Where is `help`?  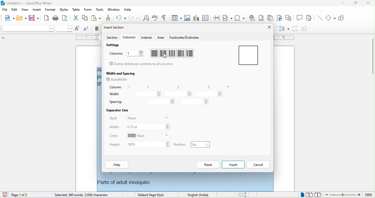
help is located at coordinates (127, 9).